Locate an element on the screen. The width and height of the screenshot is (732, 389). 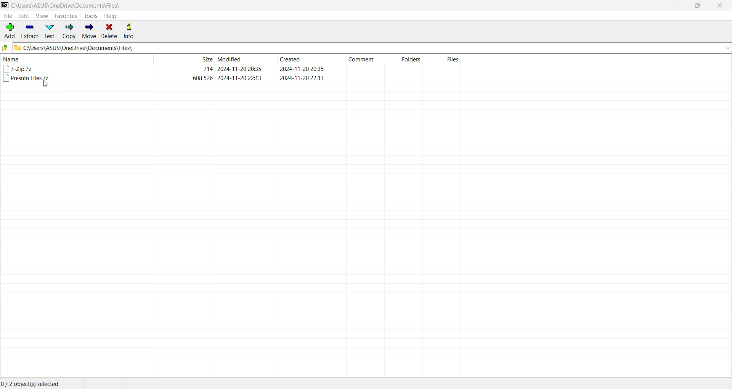
created date & time is located at coordinates (302, 77).